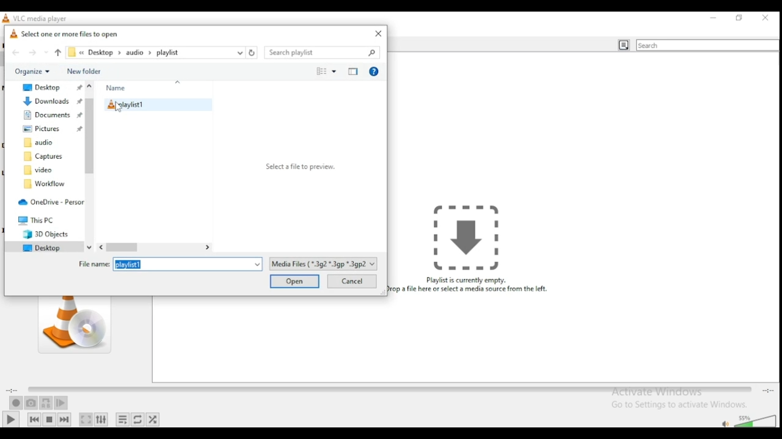 This screenshot has width=782, height=439. What do you see at coordinates (186, 265) in the screenshot?
I see `playlist1` at bounding box center [186, 265].